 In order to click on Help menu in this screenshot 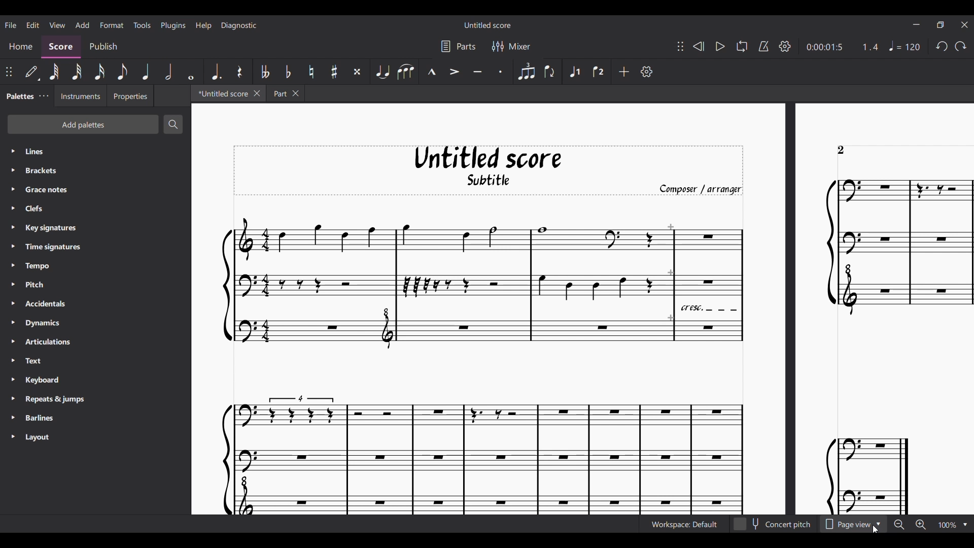, I will do `click(203, 25)`.